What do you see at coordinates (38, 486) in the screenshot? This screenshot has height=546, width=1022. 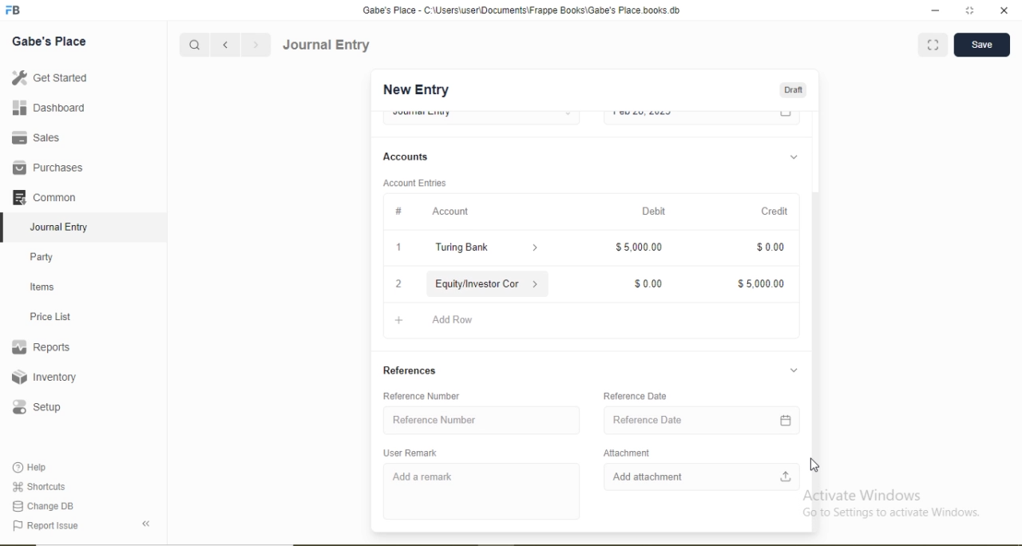 I see `Shortcuts` at bounding box center [38, 486].